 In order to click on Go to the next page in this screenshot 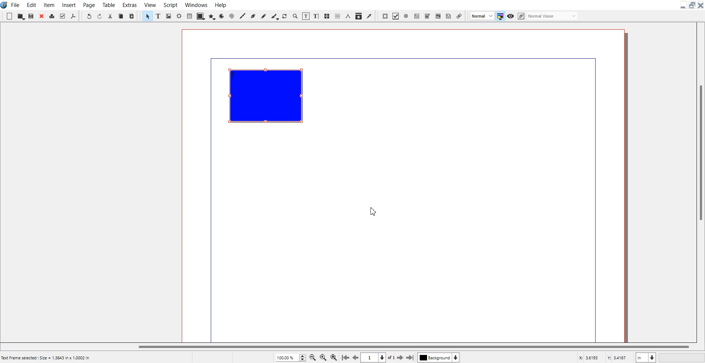, I will do `click(400, 358)`.